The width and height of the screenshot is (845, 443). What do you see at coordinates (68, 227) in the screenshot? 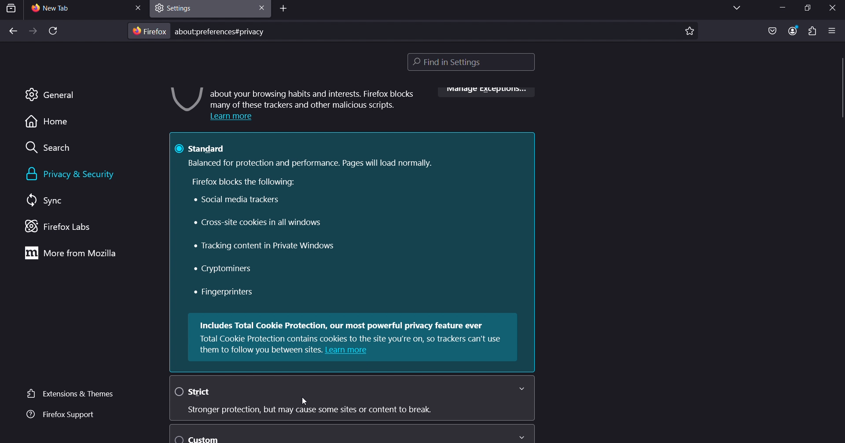
I see `firefox labs` at bounding box center [68, 227].